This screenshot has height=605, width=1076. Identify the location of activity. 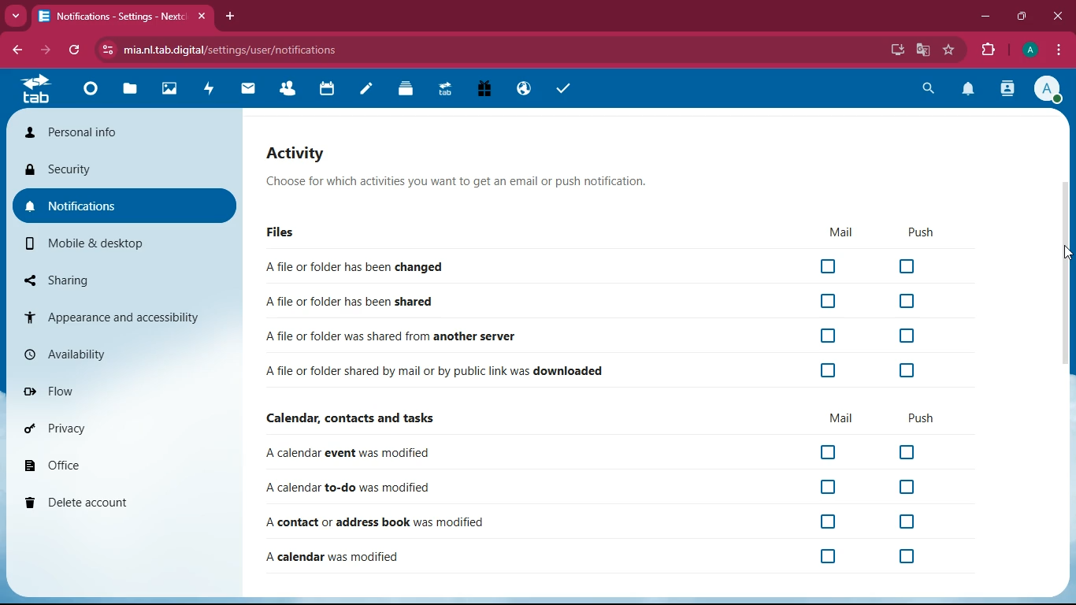
(210, 91).